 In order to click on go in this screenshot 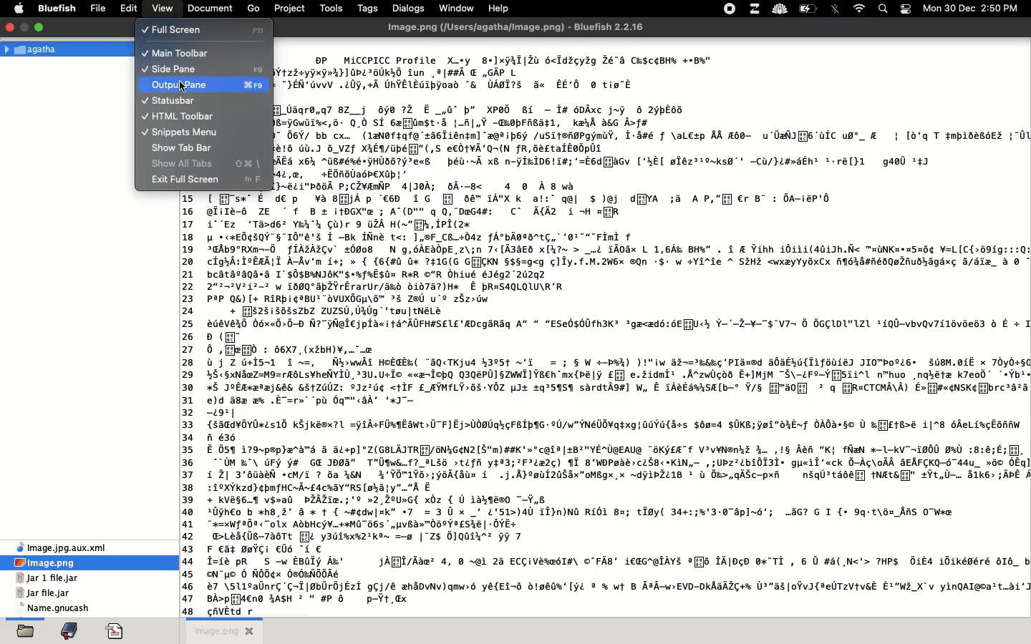, I will do `click(253, 8)`.